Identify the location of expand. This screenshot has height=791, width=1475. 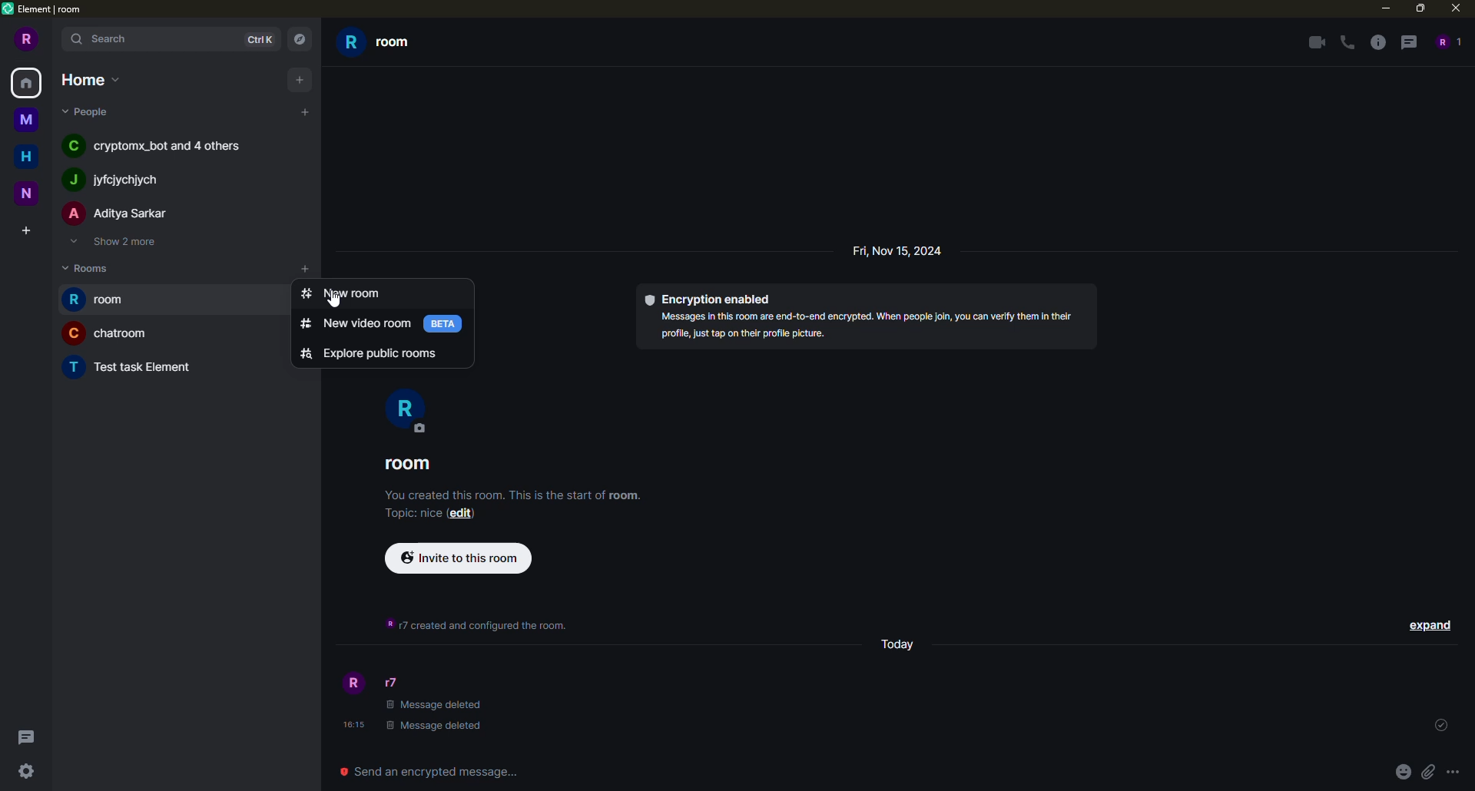
(1427, 625).